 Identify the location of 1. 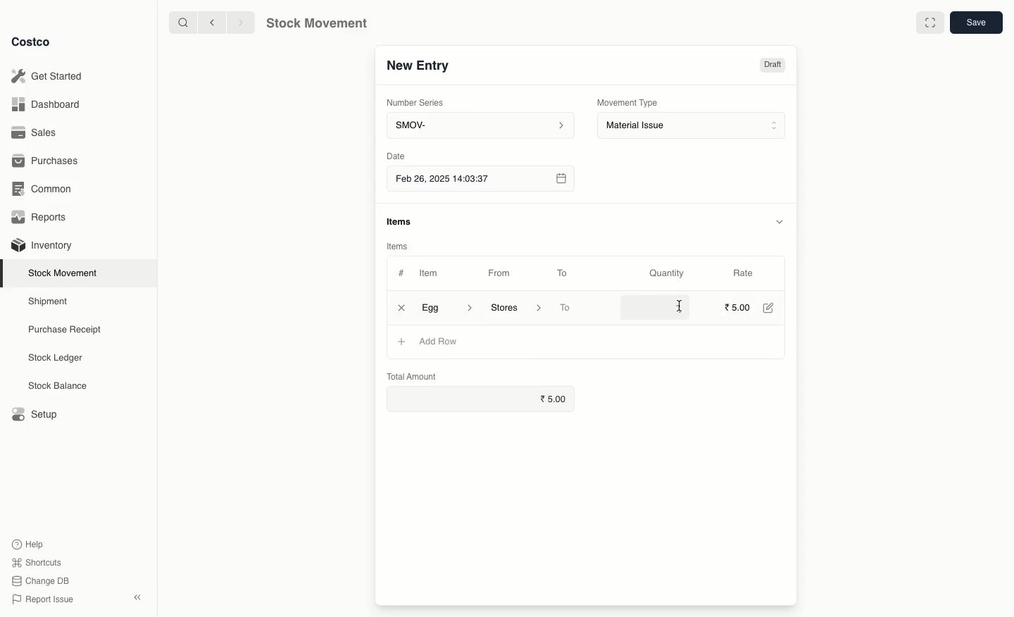
(658, 307).